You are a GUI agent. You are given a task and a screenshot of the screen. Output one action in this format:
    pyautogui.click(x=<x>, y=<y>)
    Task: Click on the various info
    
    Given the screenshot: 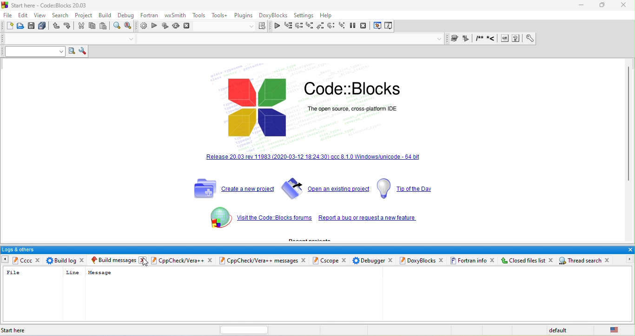 What is the action you would take?
    pyautogui.click(x=388, y=26)
    